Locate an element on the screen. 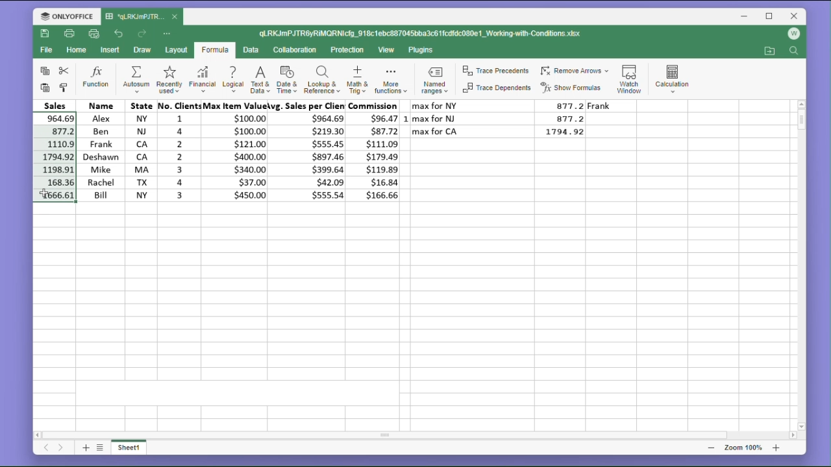  data is located at coordinates (253, 50).